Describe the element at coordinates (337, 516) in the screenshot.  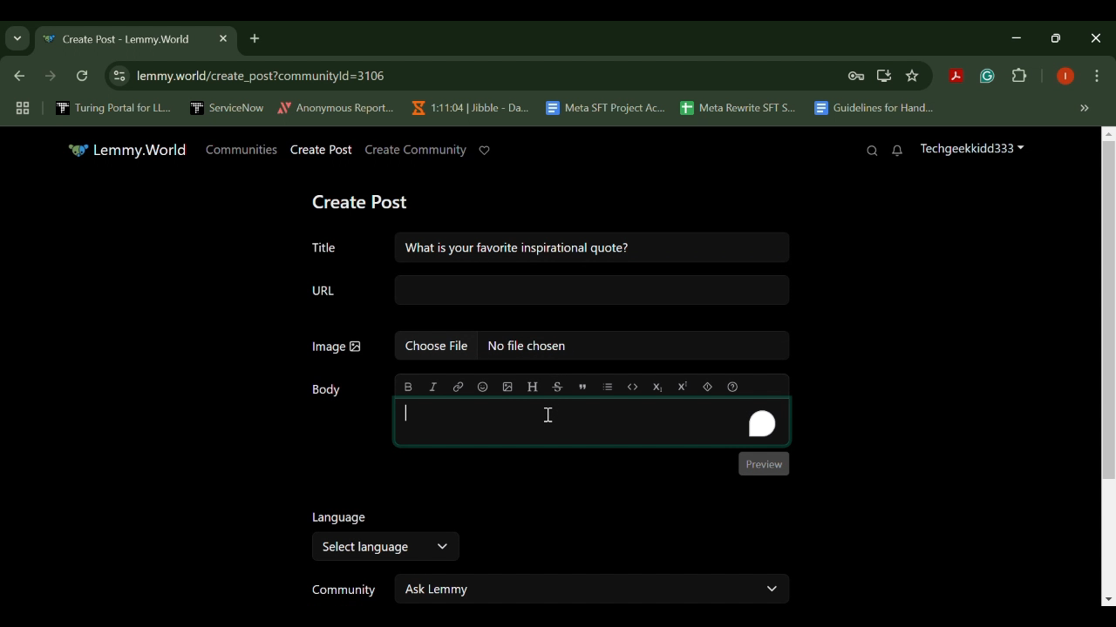
I see `Language` at that location.